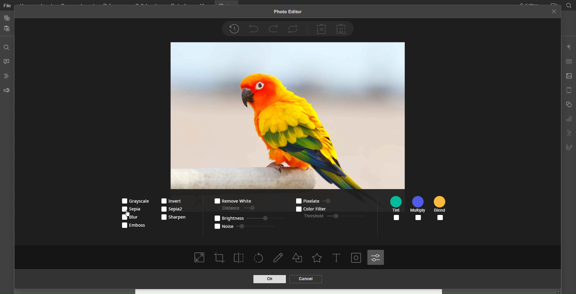 The width and height of the screenshot is (576, 294). What do you see at coordinates (321, 29) in the screenshot?
I see `Delete` at bounding box center [321, 29].